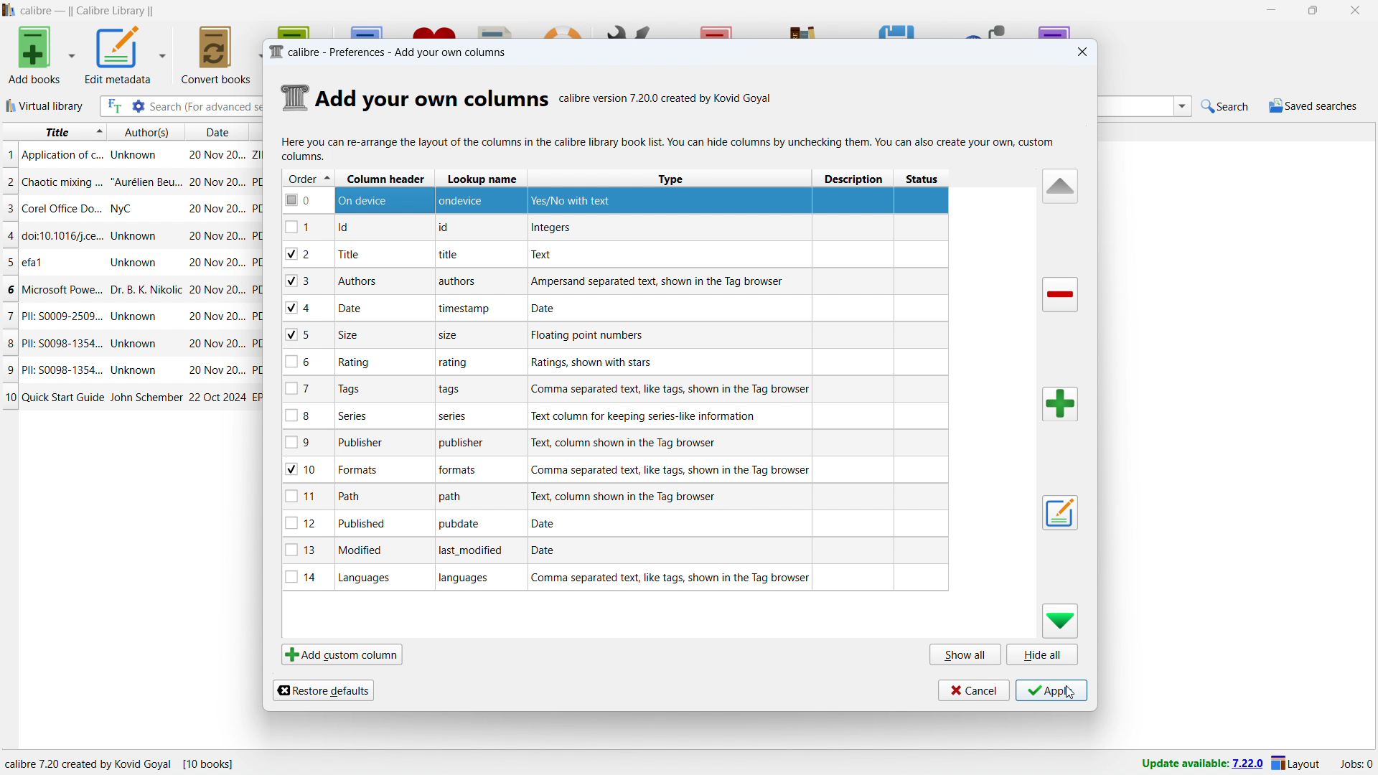  I want to click on 8, so click(304, 415).